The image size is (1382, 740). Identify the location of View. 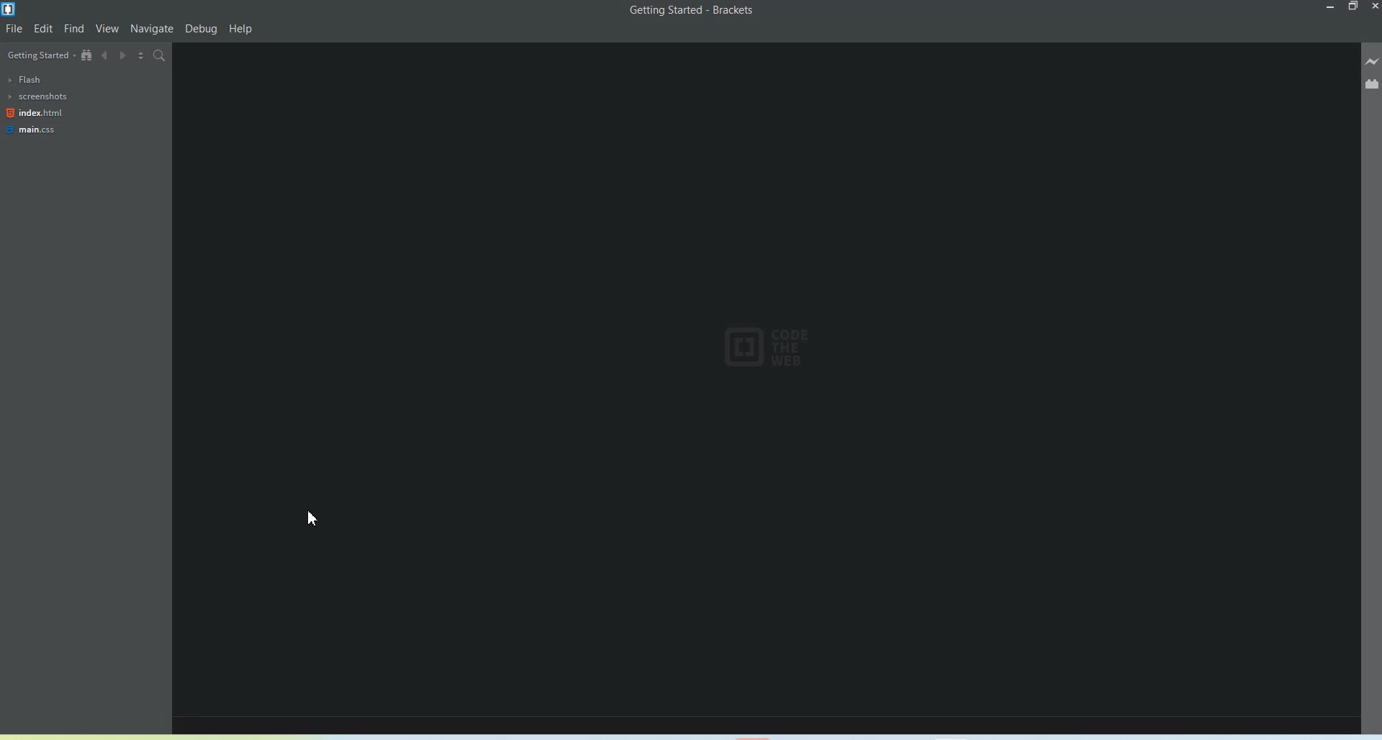
(107, 28).